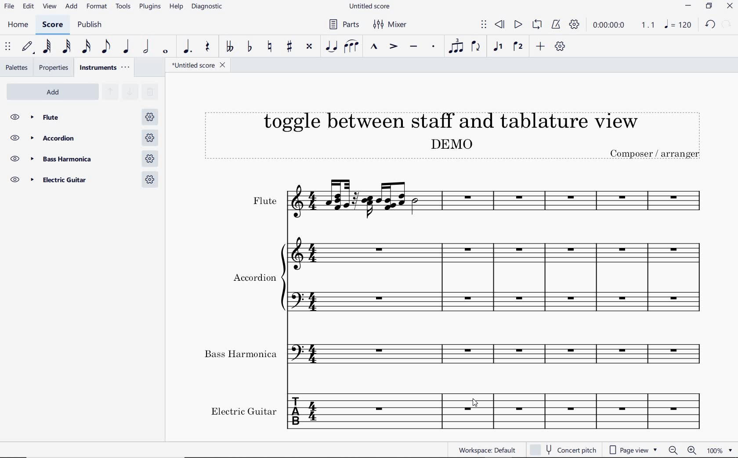 Image resolution: width=738 pixels, height=458 pixels. Describe the element at coordinates (678, 26) in the screenshot. I see `NOTE` at that location.